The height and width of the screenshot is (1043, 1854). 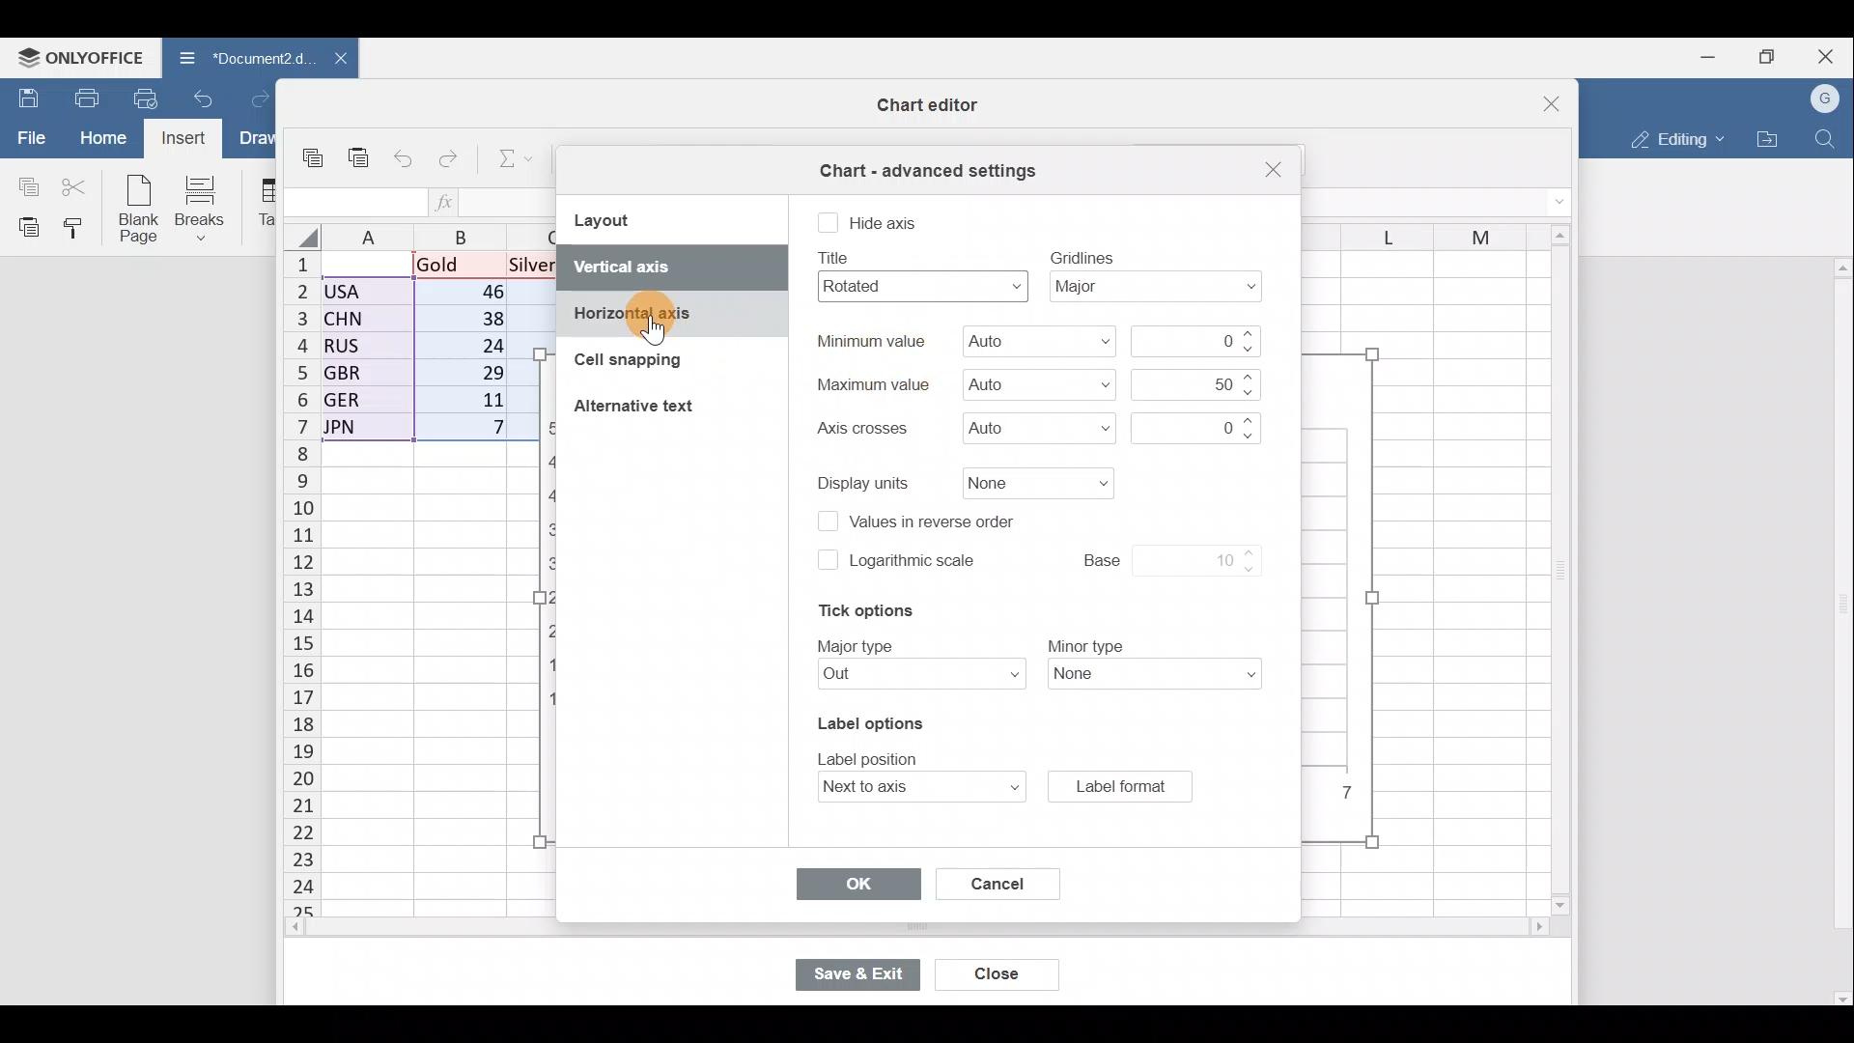 What do you see at coordinates (330, 60) in the screenshot?
I see `Close document` at bounding box center [330, 60].